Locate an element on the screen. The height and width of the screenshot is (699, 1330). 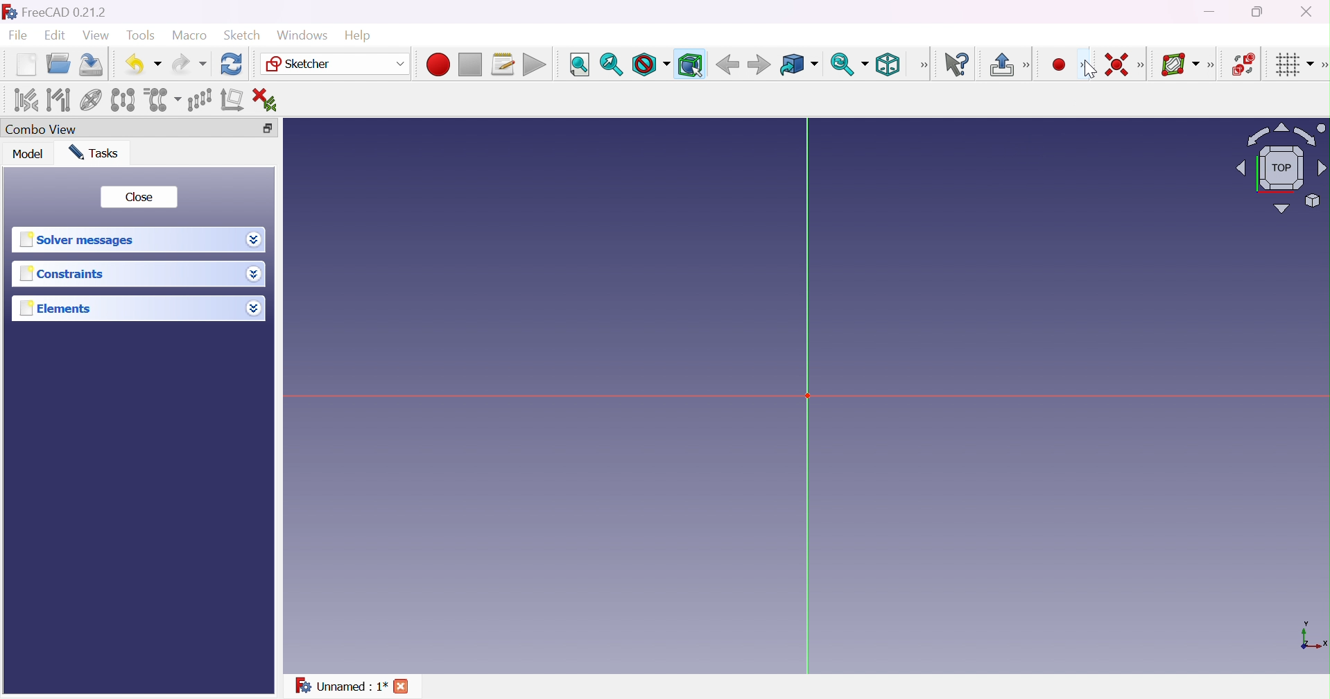
Forward is located at coordinates (759, 66).